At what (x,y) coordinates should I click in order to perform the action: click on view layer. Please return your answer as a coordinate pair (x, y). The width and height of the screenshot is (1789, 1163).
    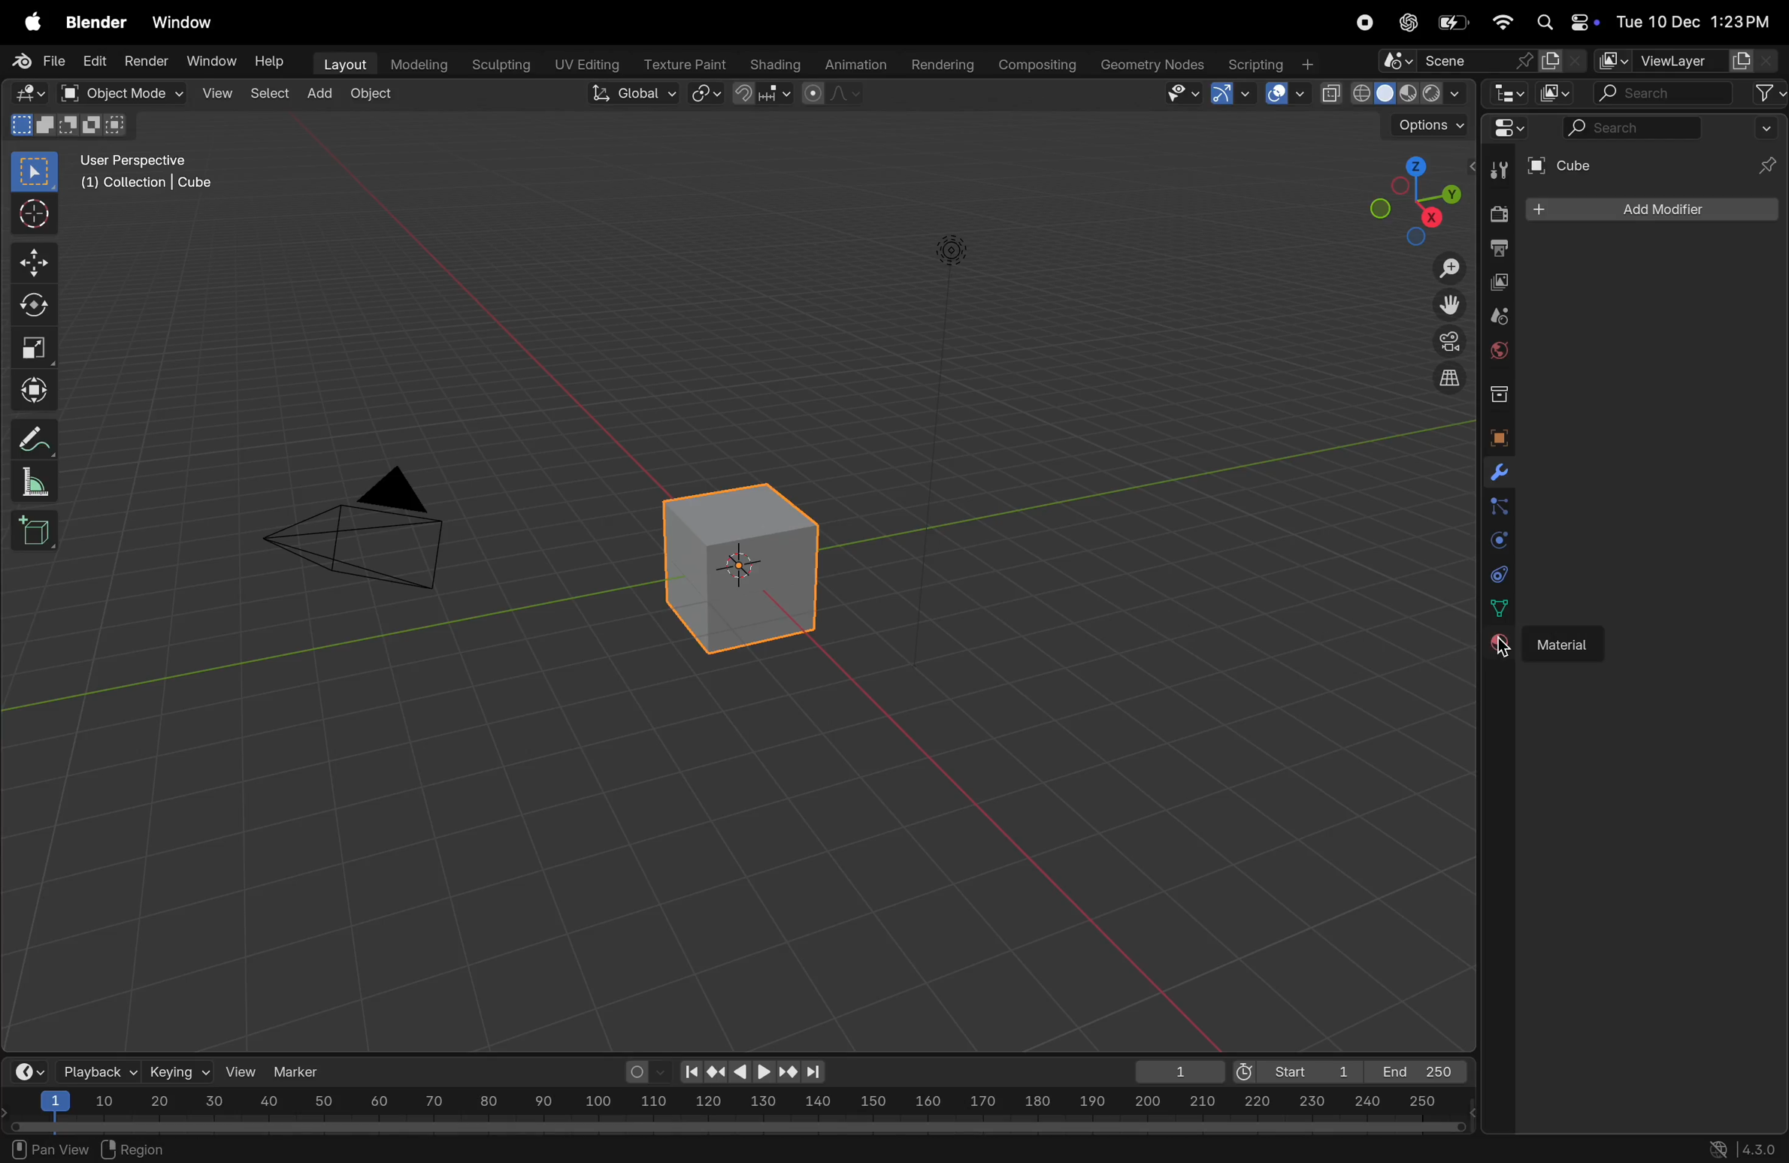
    Looking at the image, I should click on (1501, 283).